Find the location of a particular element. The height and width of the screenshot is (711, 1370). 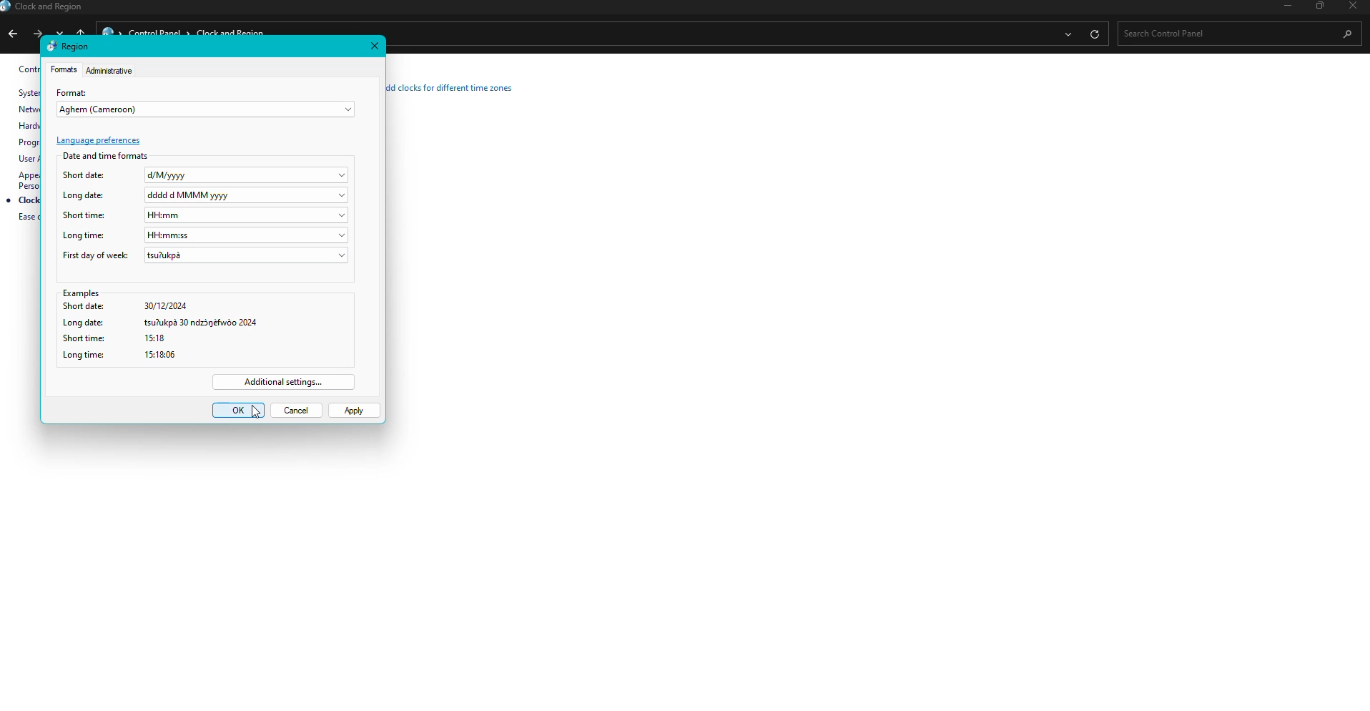

Apply is located at coordinates (355, 411).